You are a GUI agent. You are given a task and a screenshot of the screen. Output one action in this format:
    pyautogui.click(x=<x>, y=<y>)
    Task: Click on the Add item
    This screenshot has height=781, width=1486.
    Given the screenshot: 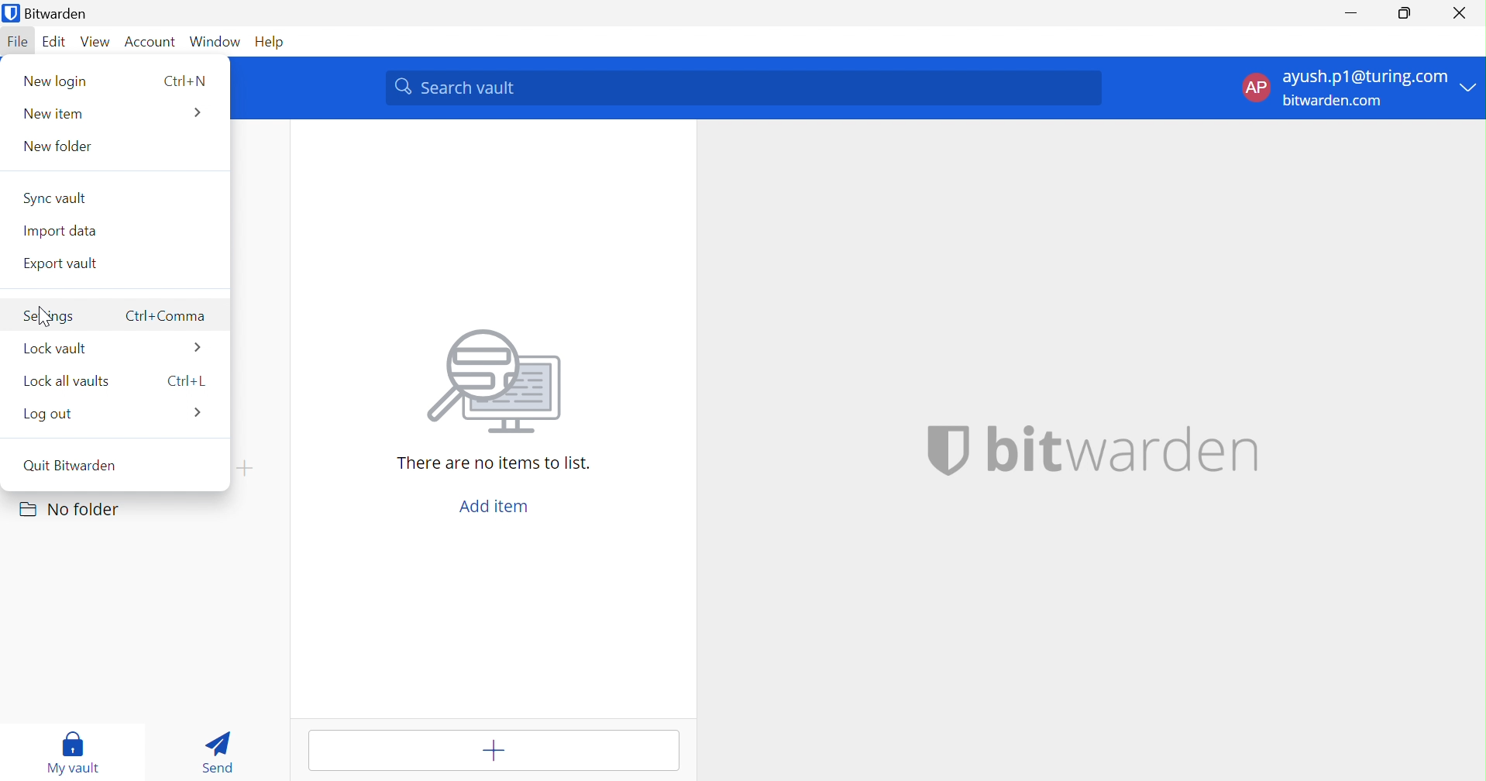 What is the action you would take?
    pyautogui.click(x=494, y=506)
    